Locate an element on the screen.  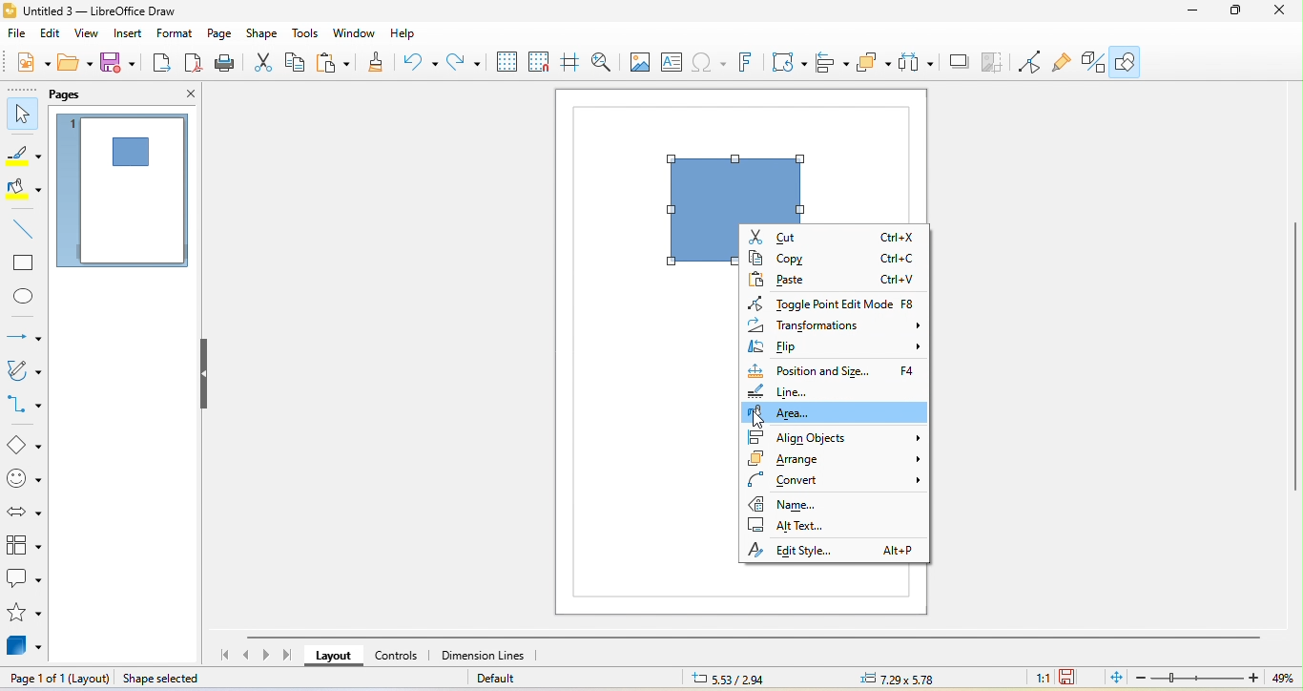
3d object is located at coordinates (23, 646).